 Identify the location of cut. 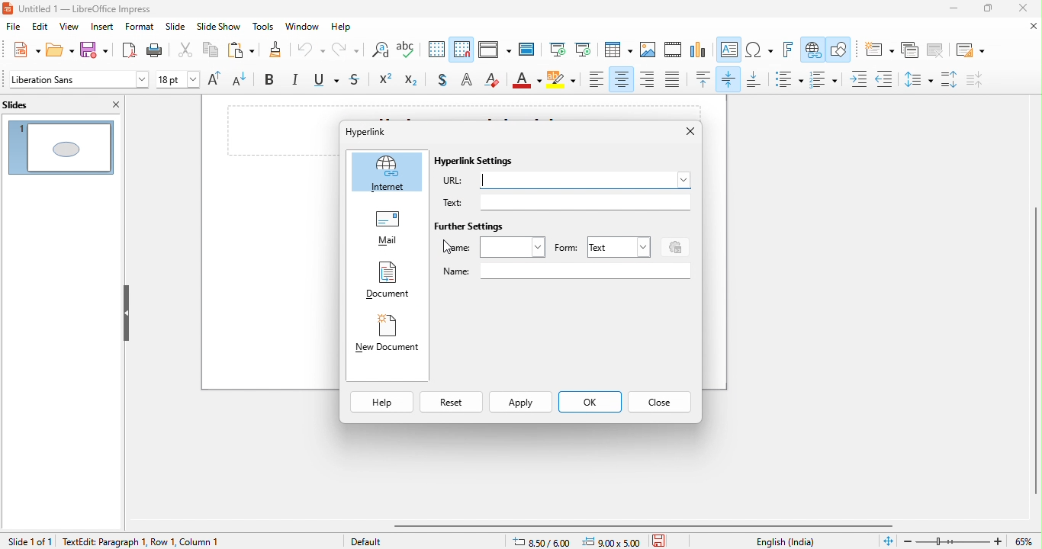
(186, 53).